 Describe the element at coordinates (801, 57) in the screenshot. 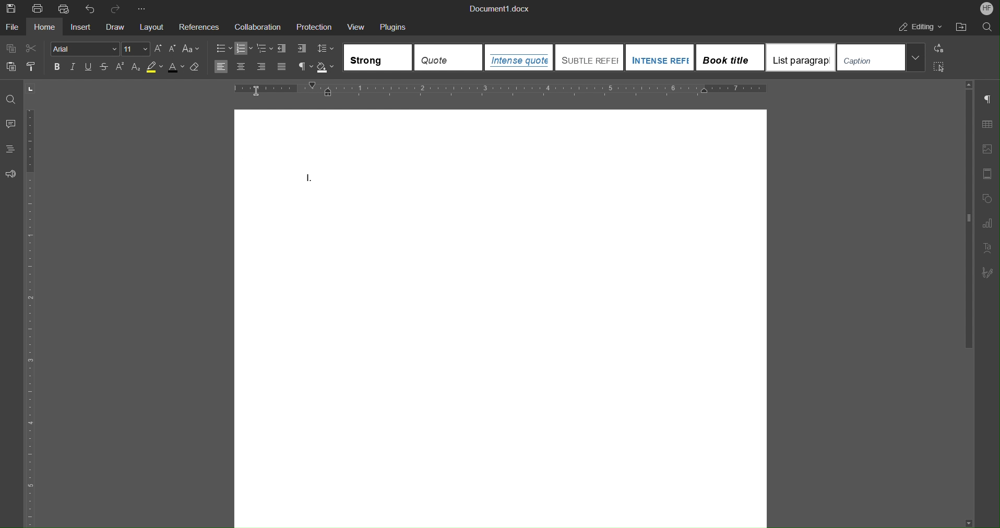

I see `Heading 5` at that location.